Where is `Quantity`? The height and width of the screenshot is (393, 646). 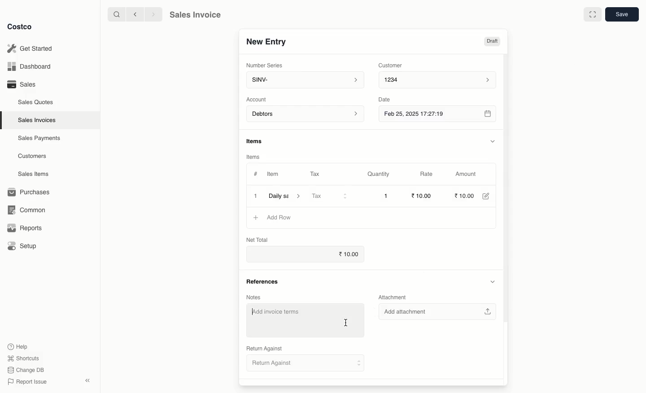 Quantity is located at coordinates (381, 175).